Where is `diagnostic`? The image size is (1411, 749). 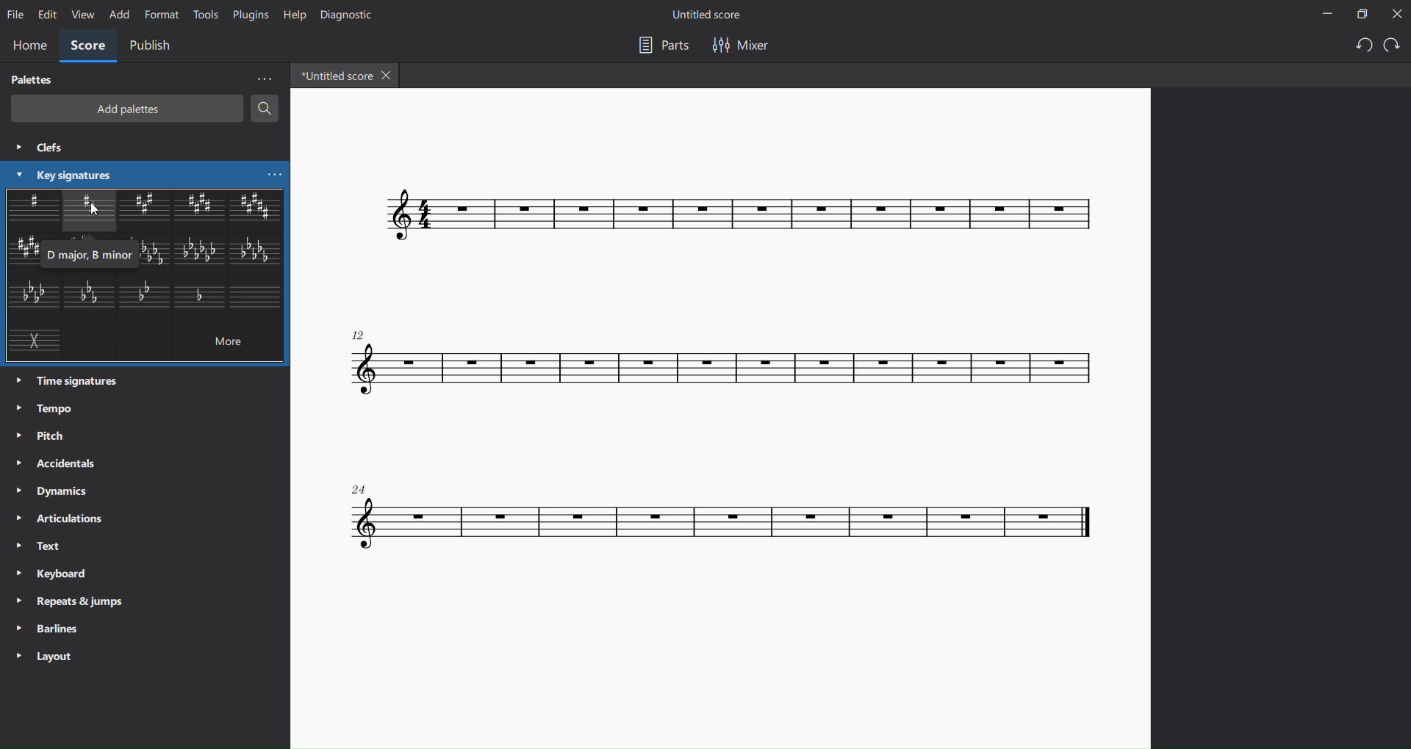 diagnostic is located at coordinates (349, 15).